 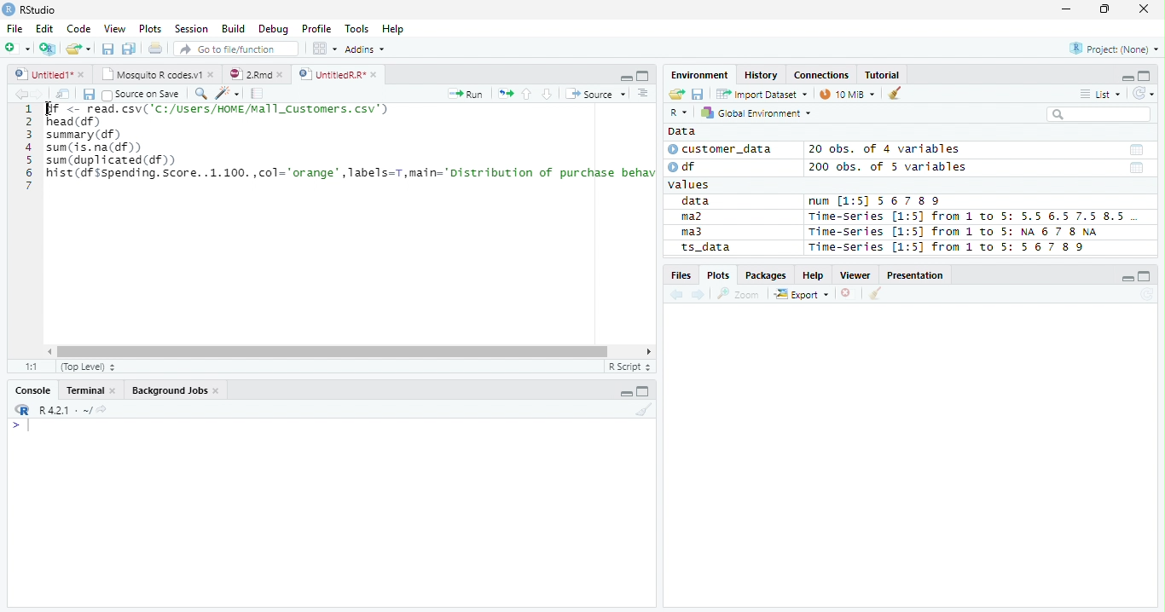 What do you see at coordinates (107, 48) in the screenshot?
I see `Save` at bounding box center [107, 48].